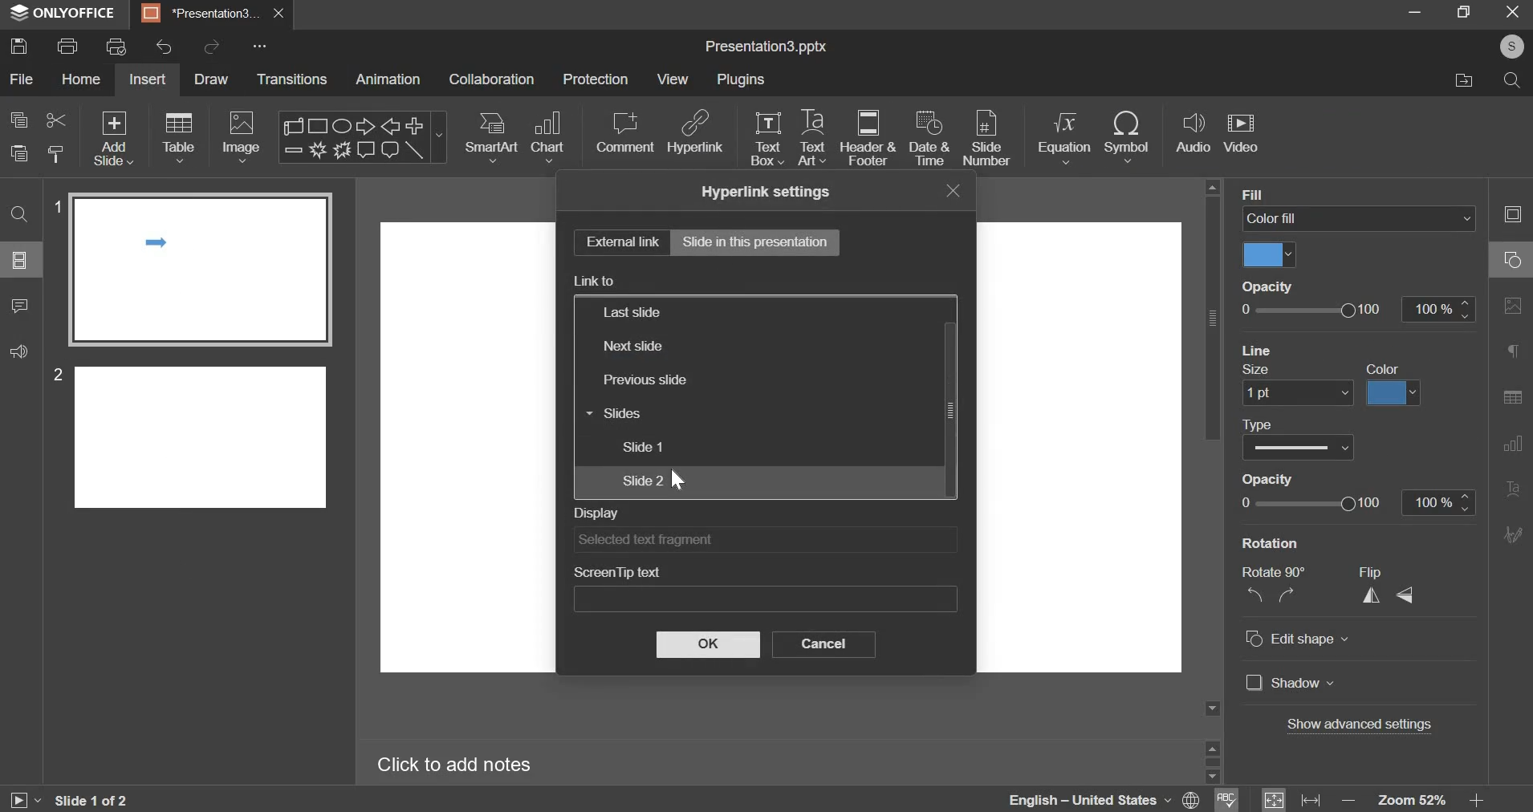  I want to click on Close, so click(948, 191).